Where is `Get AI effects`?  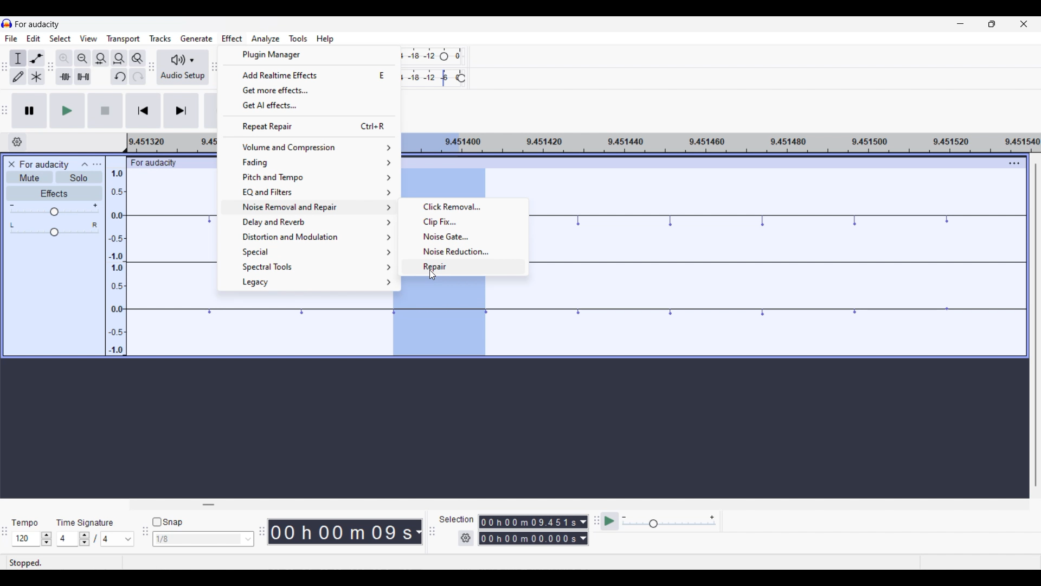 Get AI effects is located at coordinates (310, 106).